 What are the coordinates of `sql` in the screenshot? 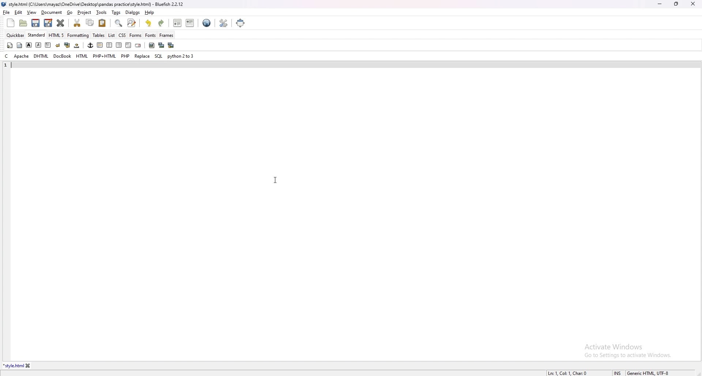 It's located at (158, 56).